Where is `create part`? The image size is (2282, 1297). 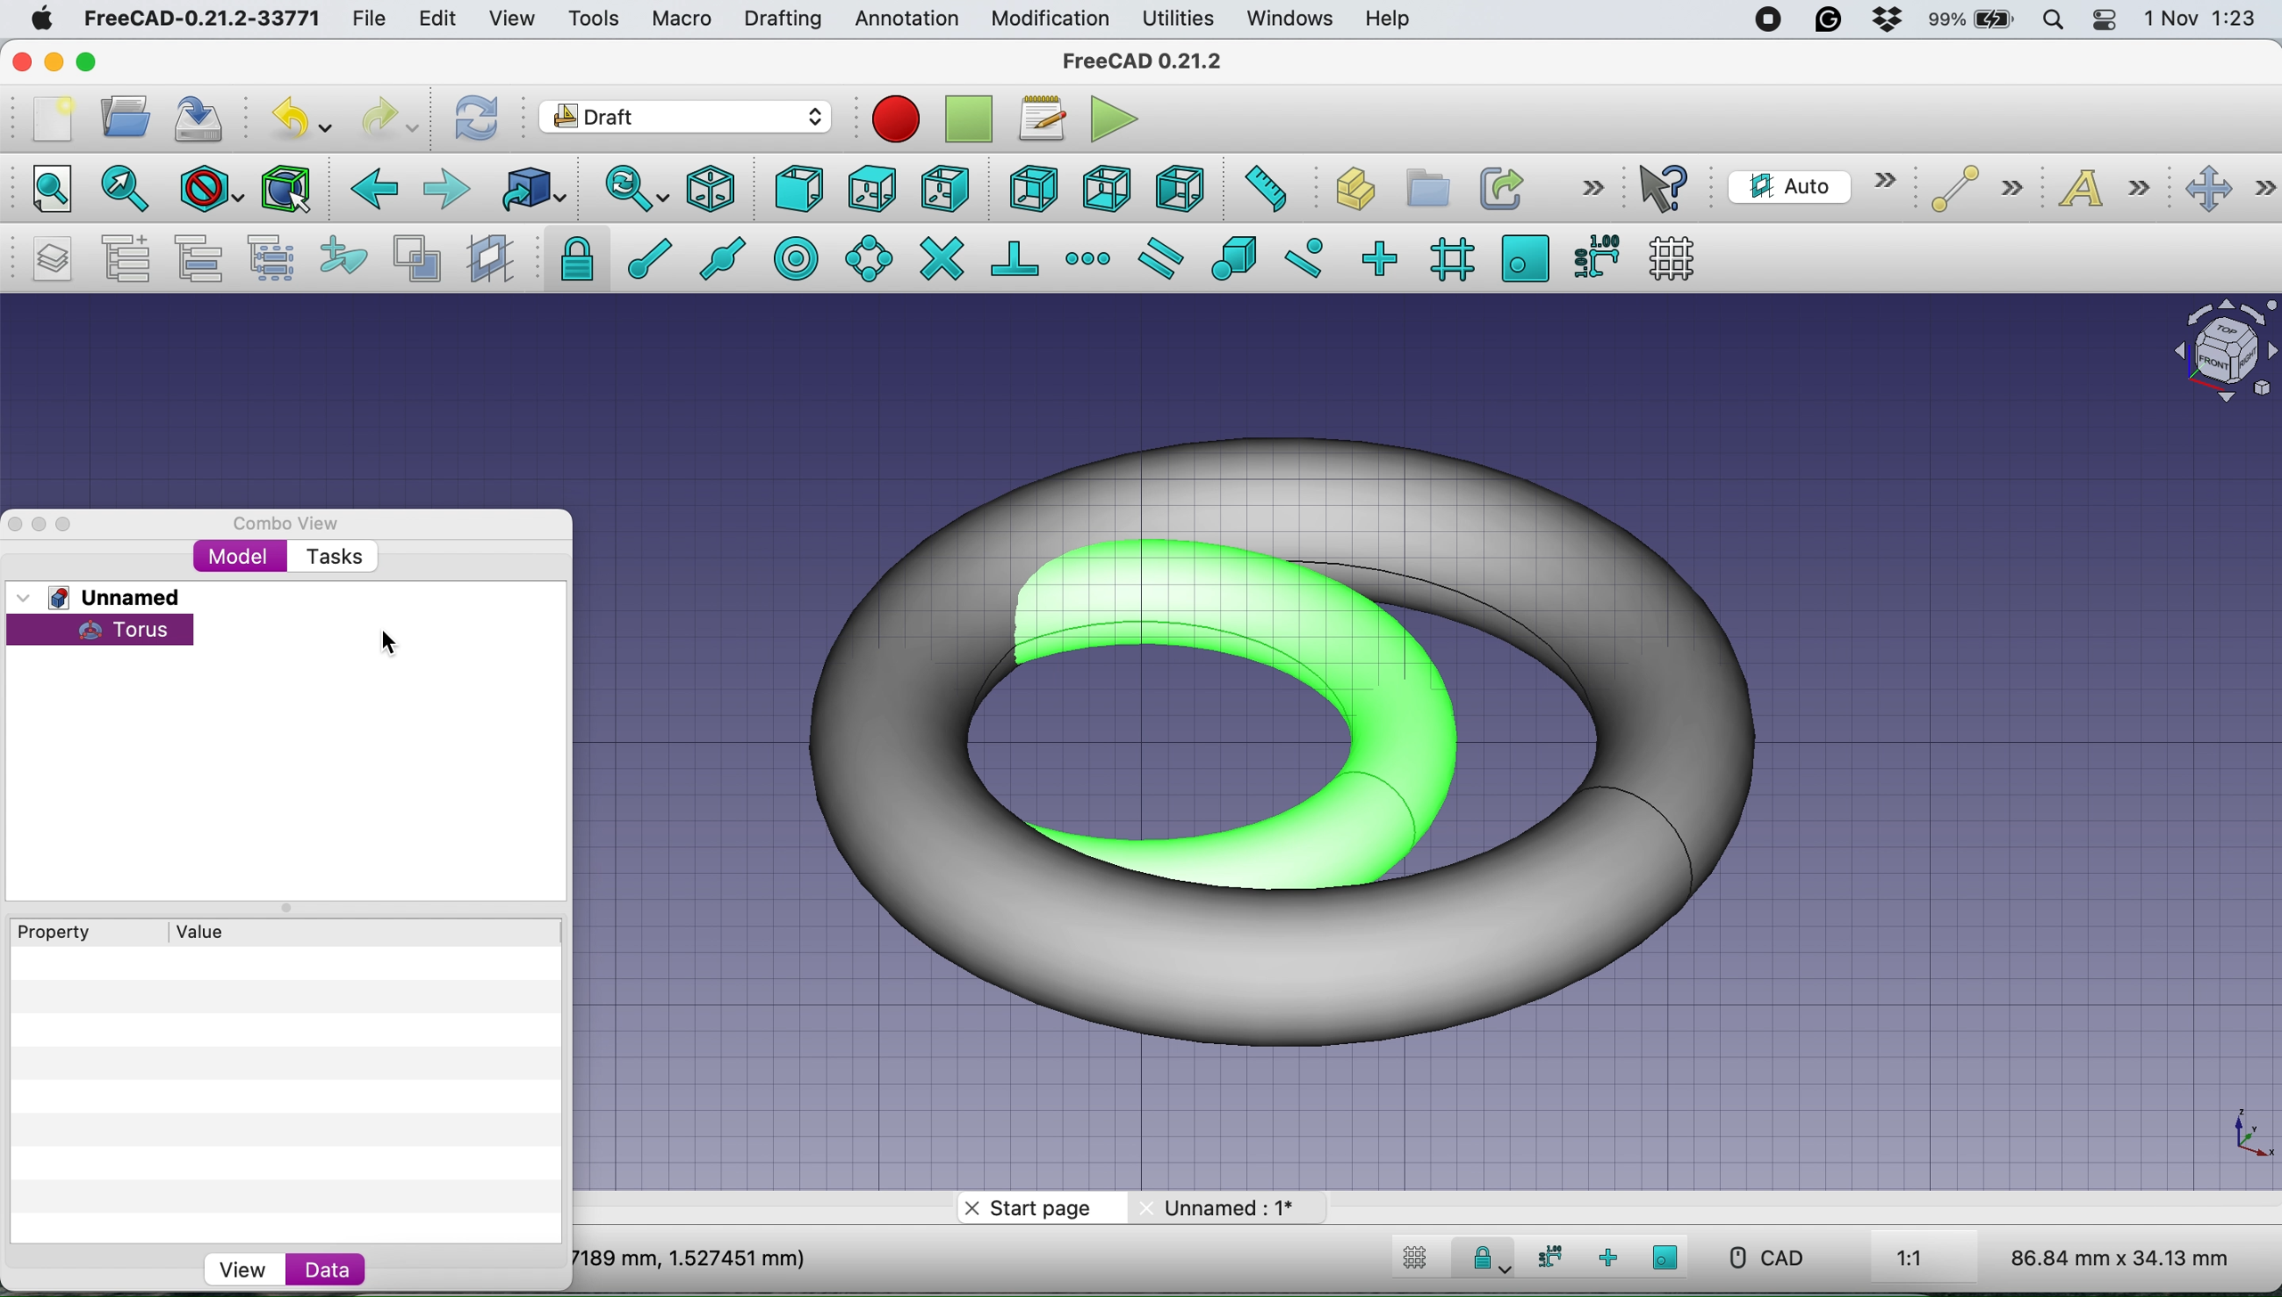
create part is located at coordinates (1347, 191).